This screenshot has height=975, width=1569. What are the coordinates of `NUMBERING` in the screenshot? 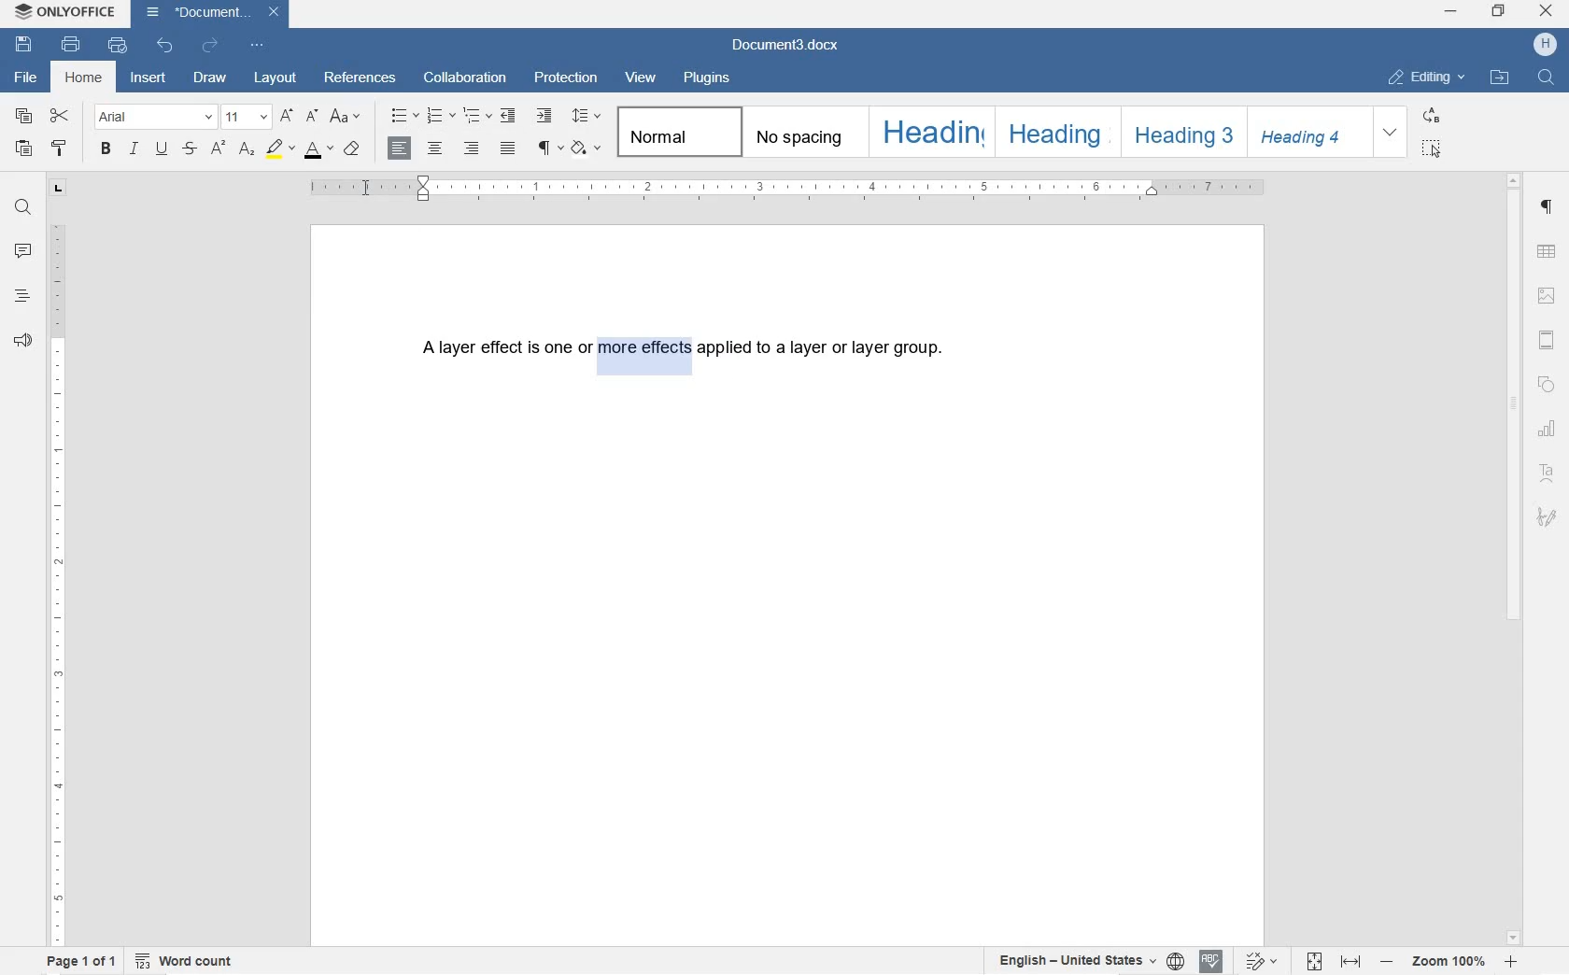 It's located at (442, 117).